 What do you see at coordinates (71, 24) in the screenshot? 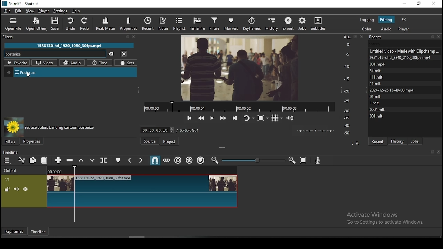
I see `undo` at bounding box center [71, 24].